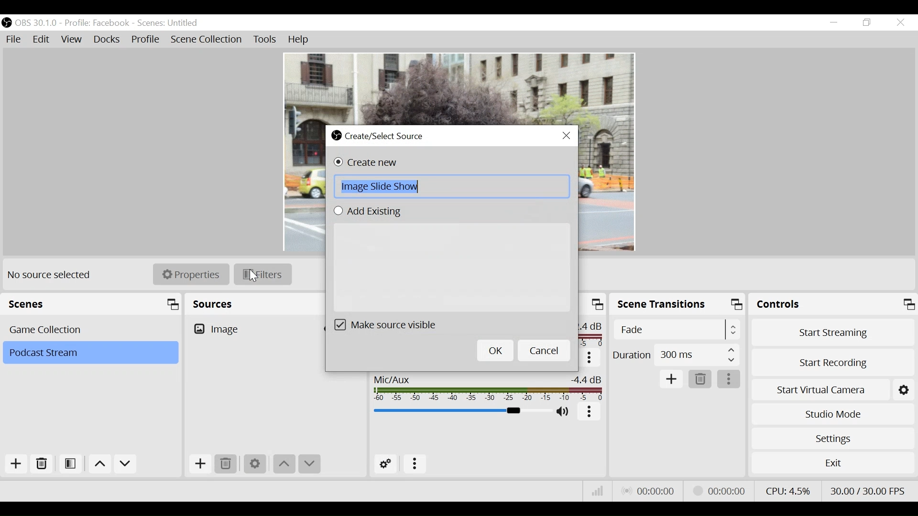 The width and height of the screenshot is (918, 516). I want to click on Settings, so click(255, 463).